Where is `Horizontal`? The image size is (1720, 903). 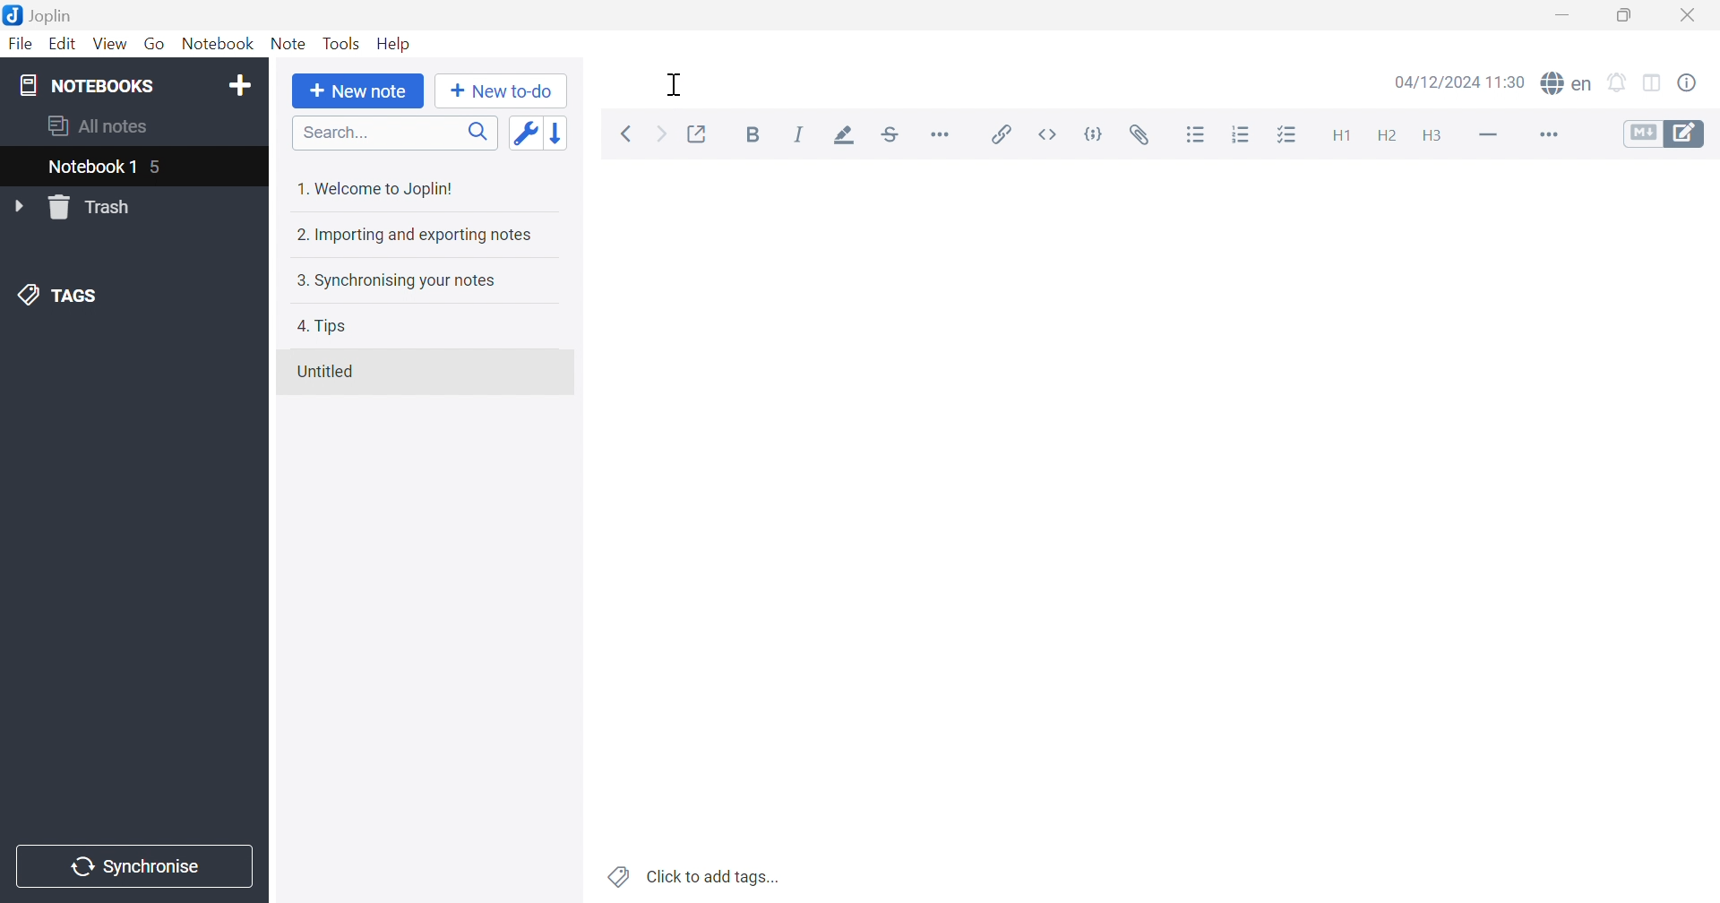 Horizontal is located at coordinates (942, 134).